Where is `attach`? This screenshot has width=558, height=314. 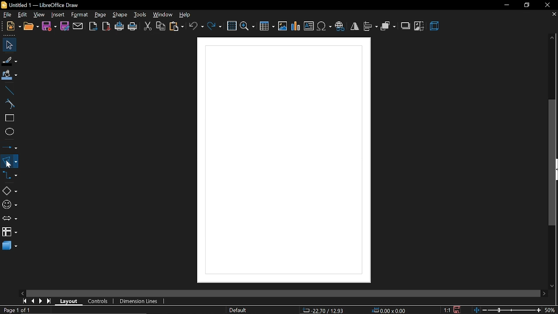 attach is located at coordinates (78, 26).